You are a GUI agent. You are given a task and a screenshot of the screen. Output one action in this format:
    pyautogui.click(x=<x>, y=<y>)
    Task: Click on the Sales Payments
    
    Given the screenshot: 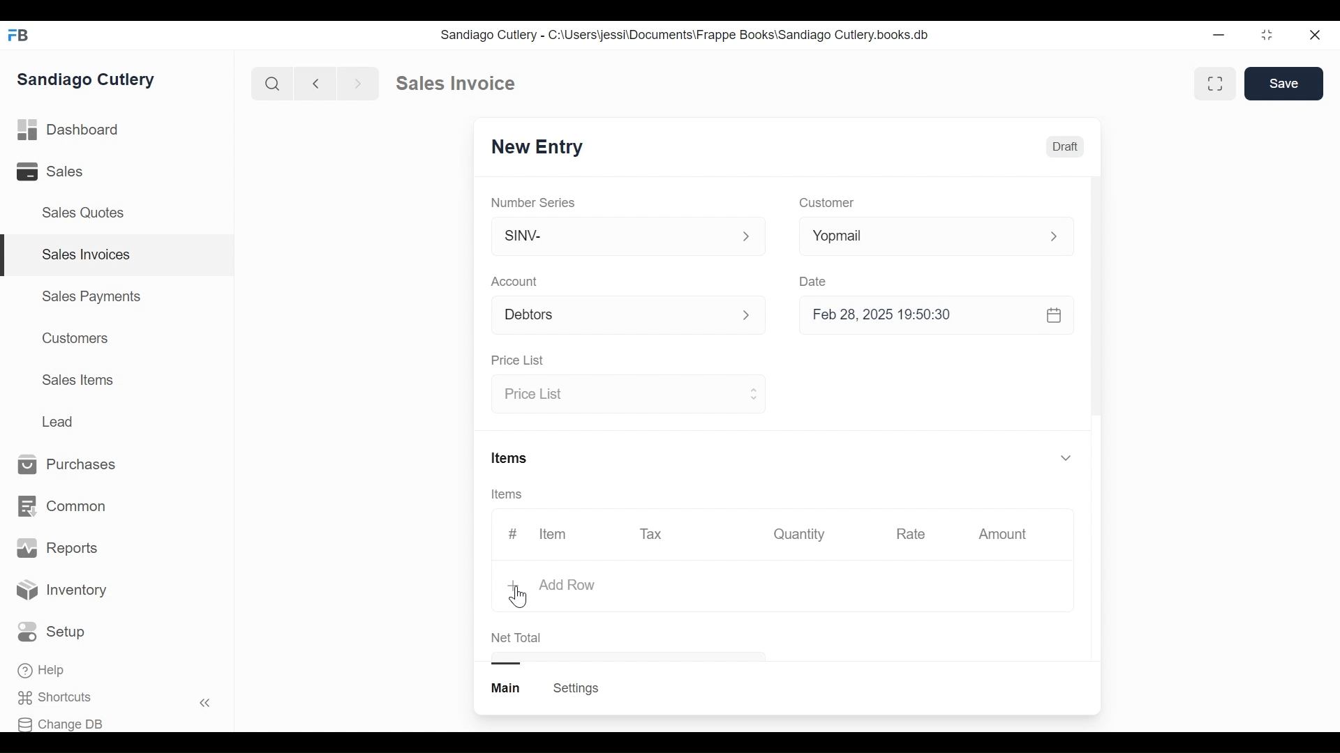 What is the action you would take?
    pyautogui.click(x=90, y=296)
    